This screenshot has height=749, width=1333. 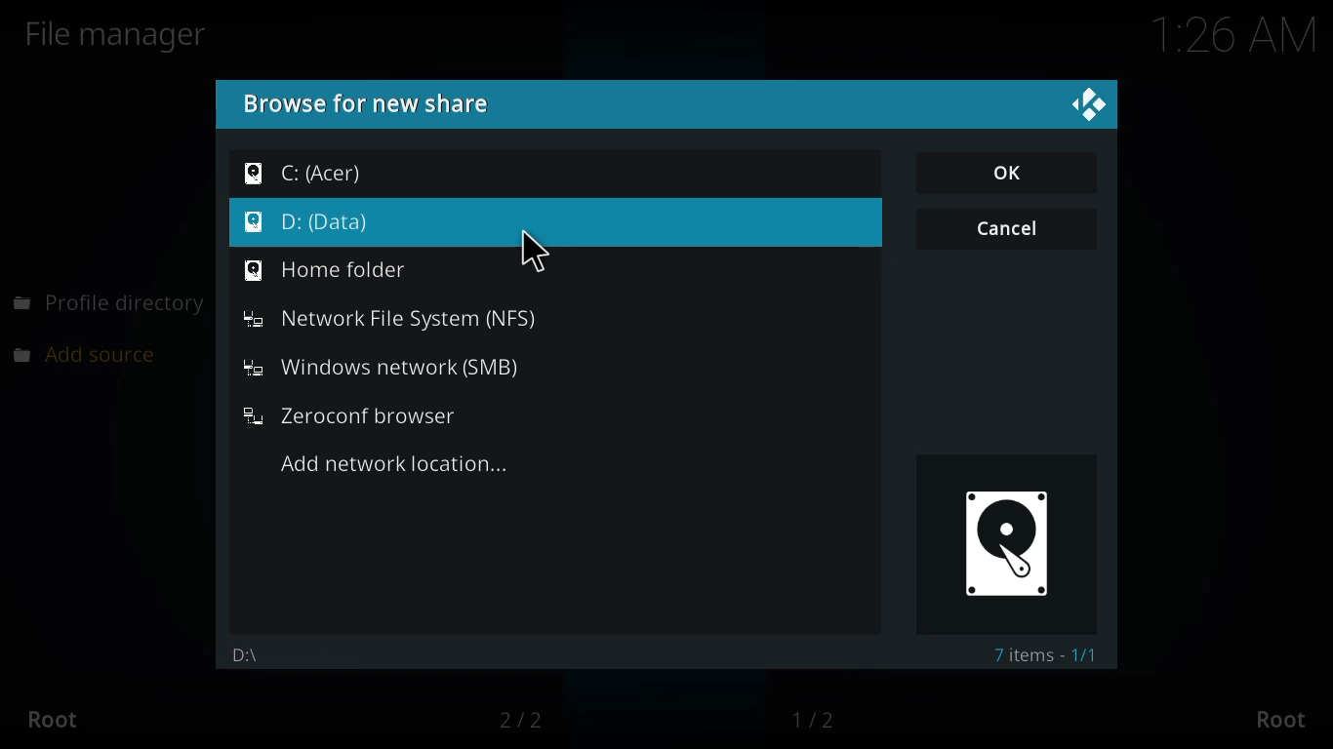 I want to click on close, so click(x=1087, y=104).